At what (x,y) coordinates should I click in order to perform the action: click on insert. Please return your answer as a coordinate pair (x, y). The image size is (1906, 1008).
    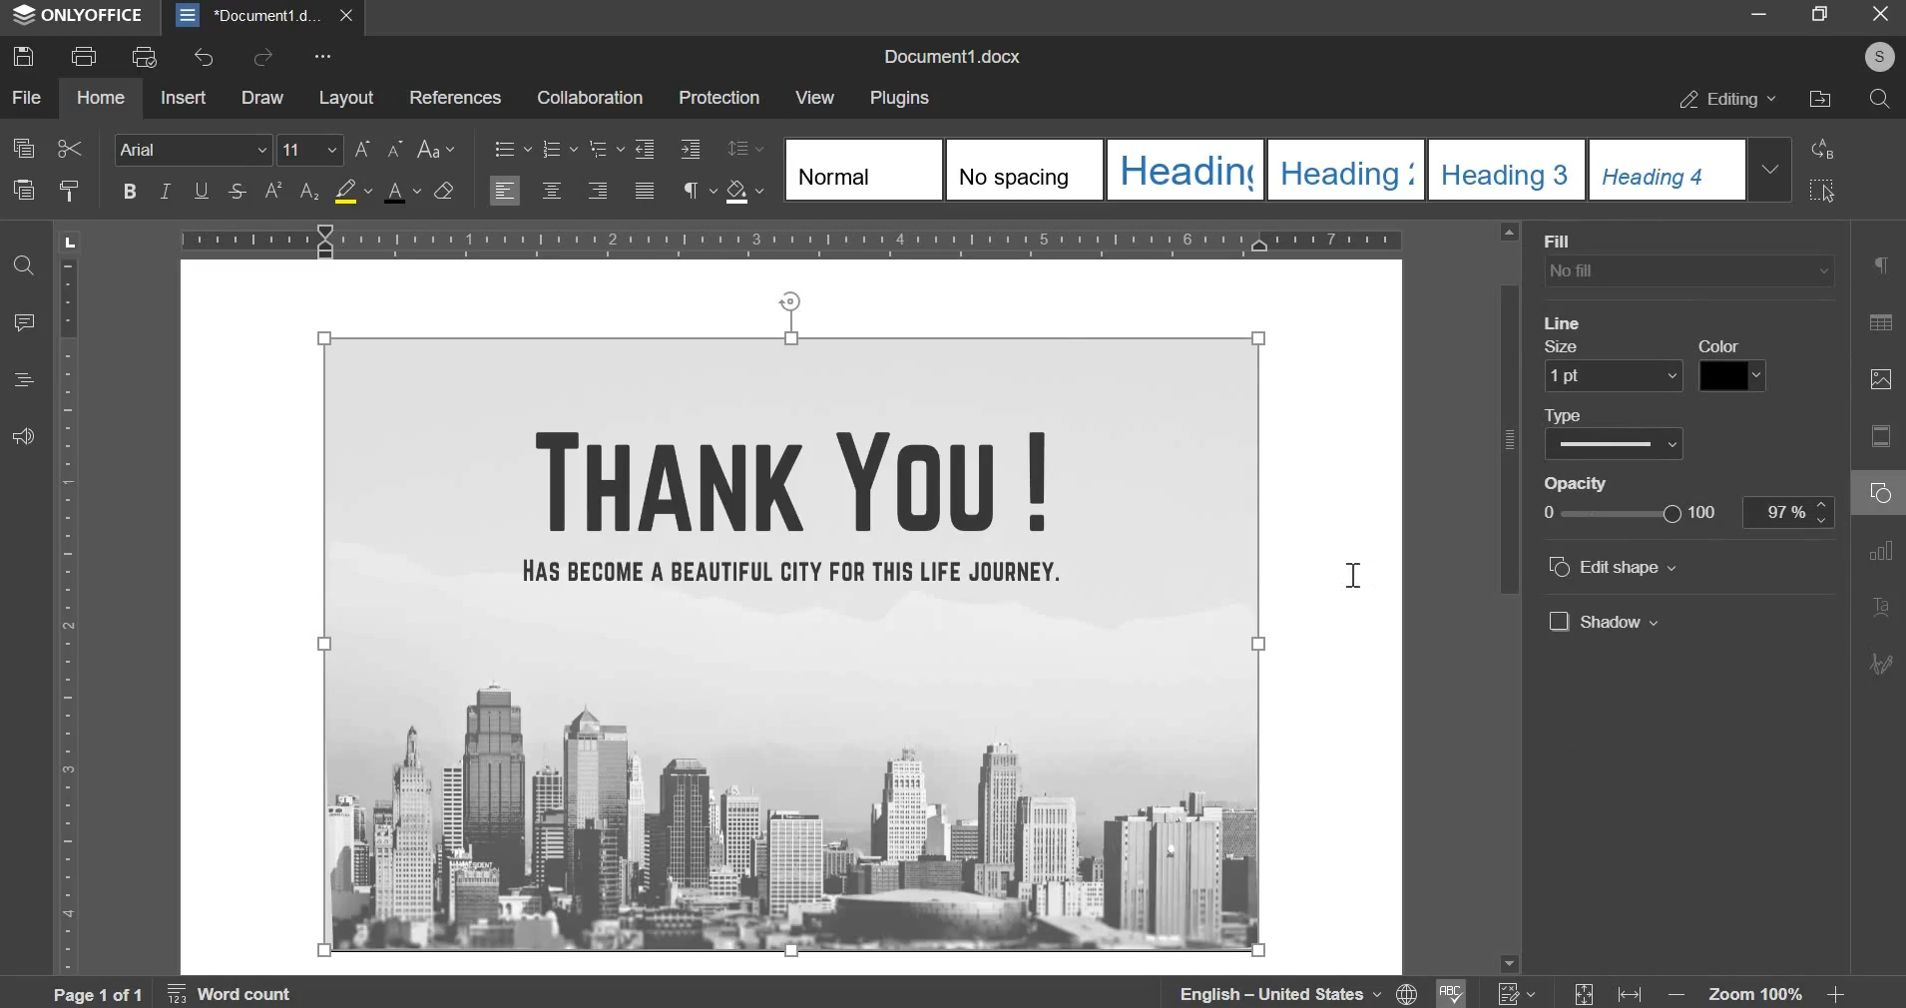
    Looking at the image, I should click on (184, 97).